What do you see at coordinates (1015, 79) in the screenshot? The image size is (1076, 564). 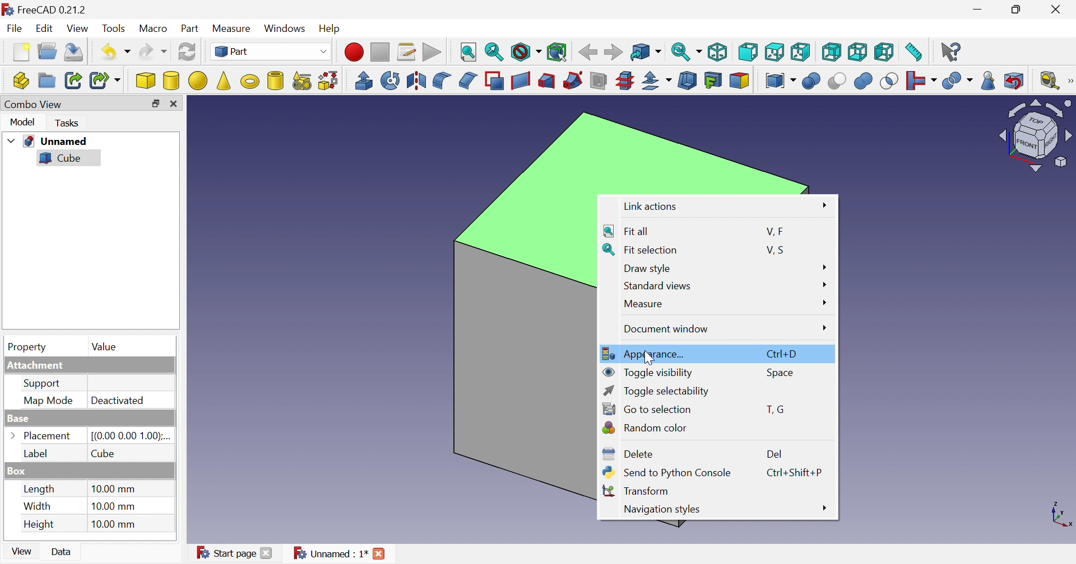 I see `Defeaturing` at bounding box center [1015, 79].